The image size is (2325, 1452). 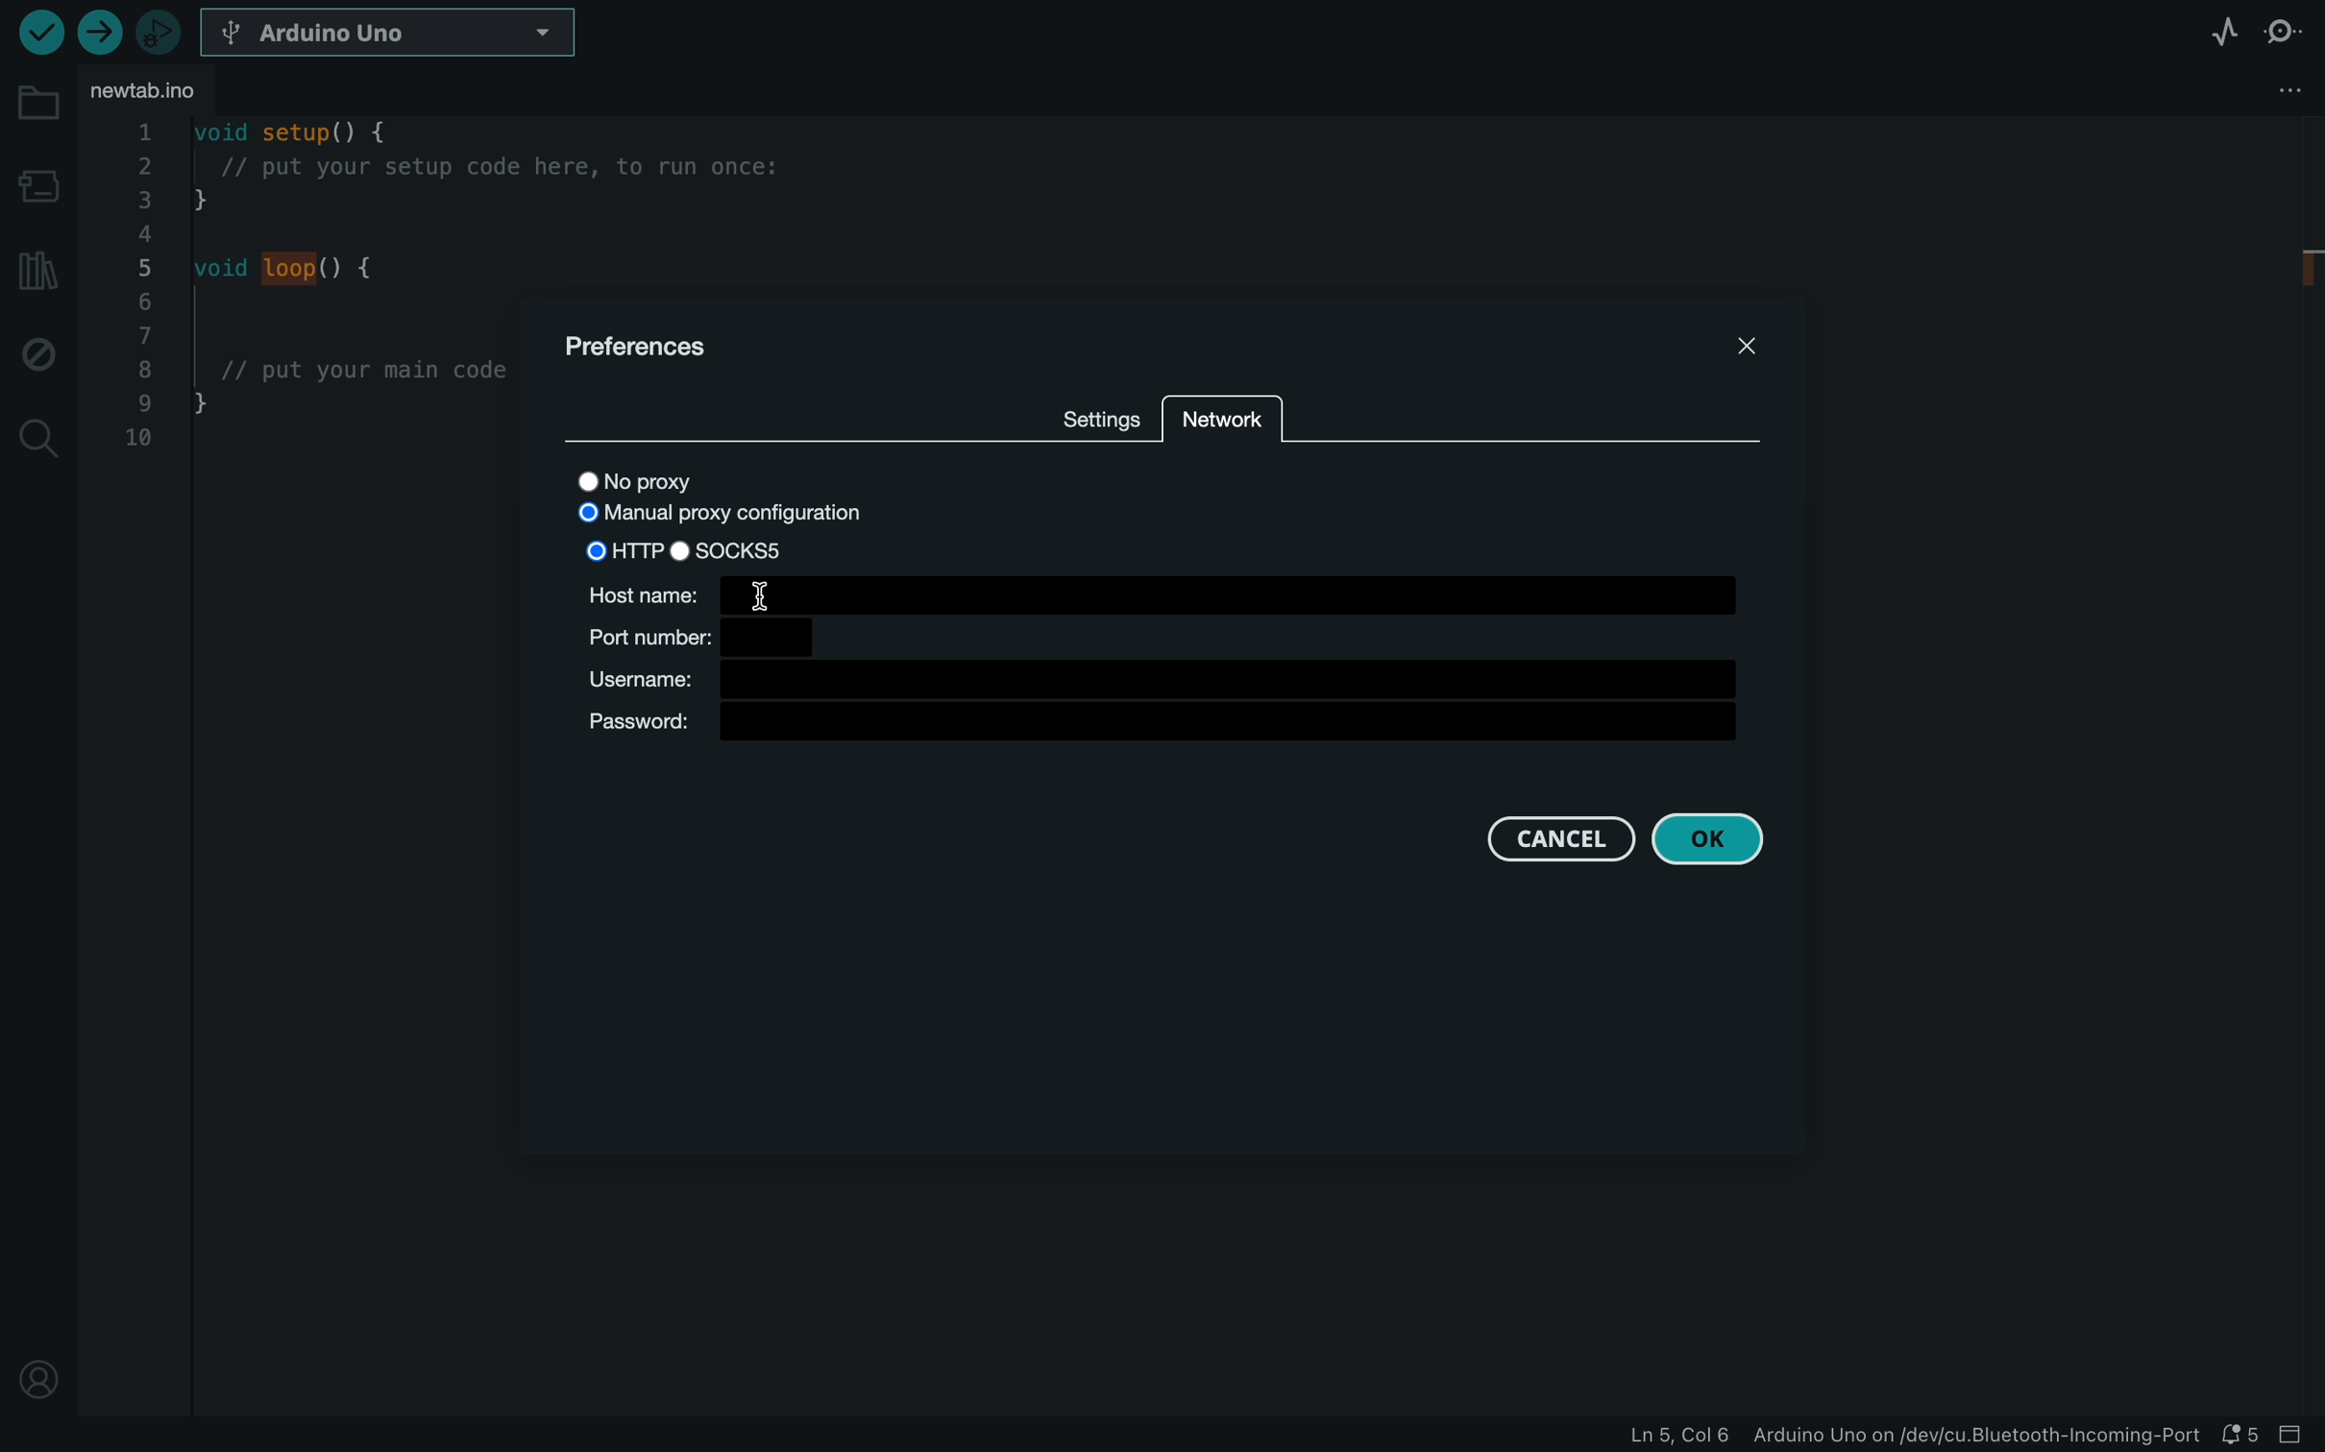 What do you see at coordinates (1097, 417) in the screenshot?
I see `SETTINGS` at bounding box center [1097, 417].